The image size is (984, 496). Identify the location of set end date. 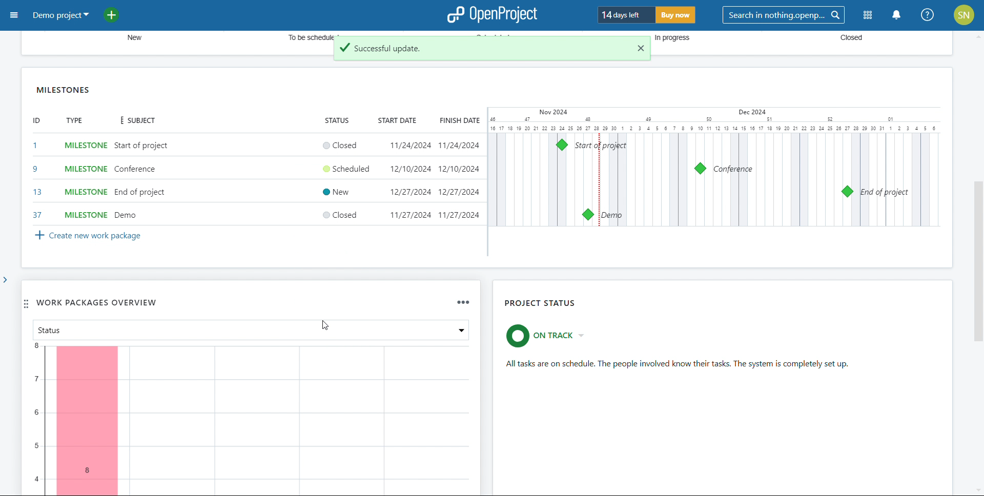
(460, 180).